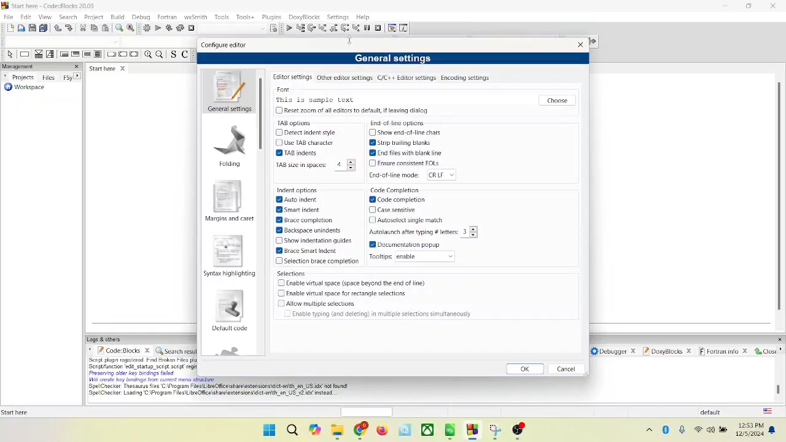 The height and width of the screenshot is (442, 786). Describe the element at coordinates (271, 17) in the screenshot. I see `plugins` at that location.